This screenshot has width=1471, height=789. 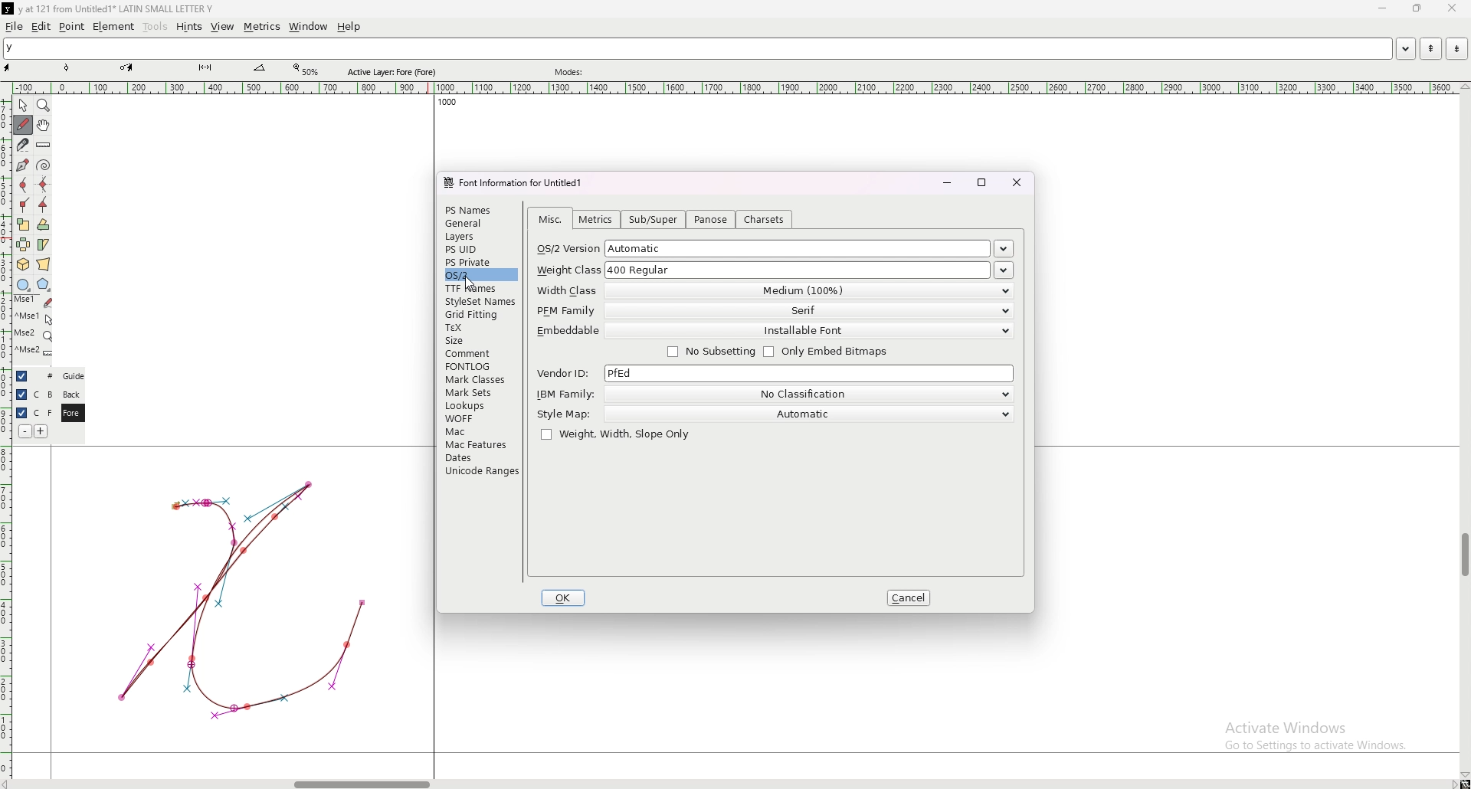 I want to click on metrics, so click(x=261, y=27).